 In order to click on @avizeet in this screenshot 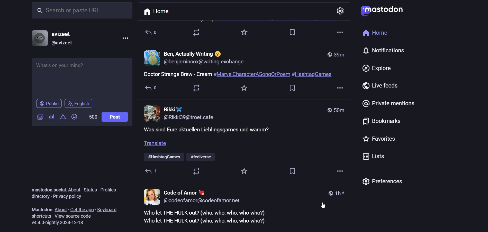, I will do `click(62, 45)`.